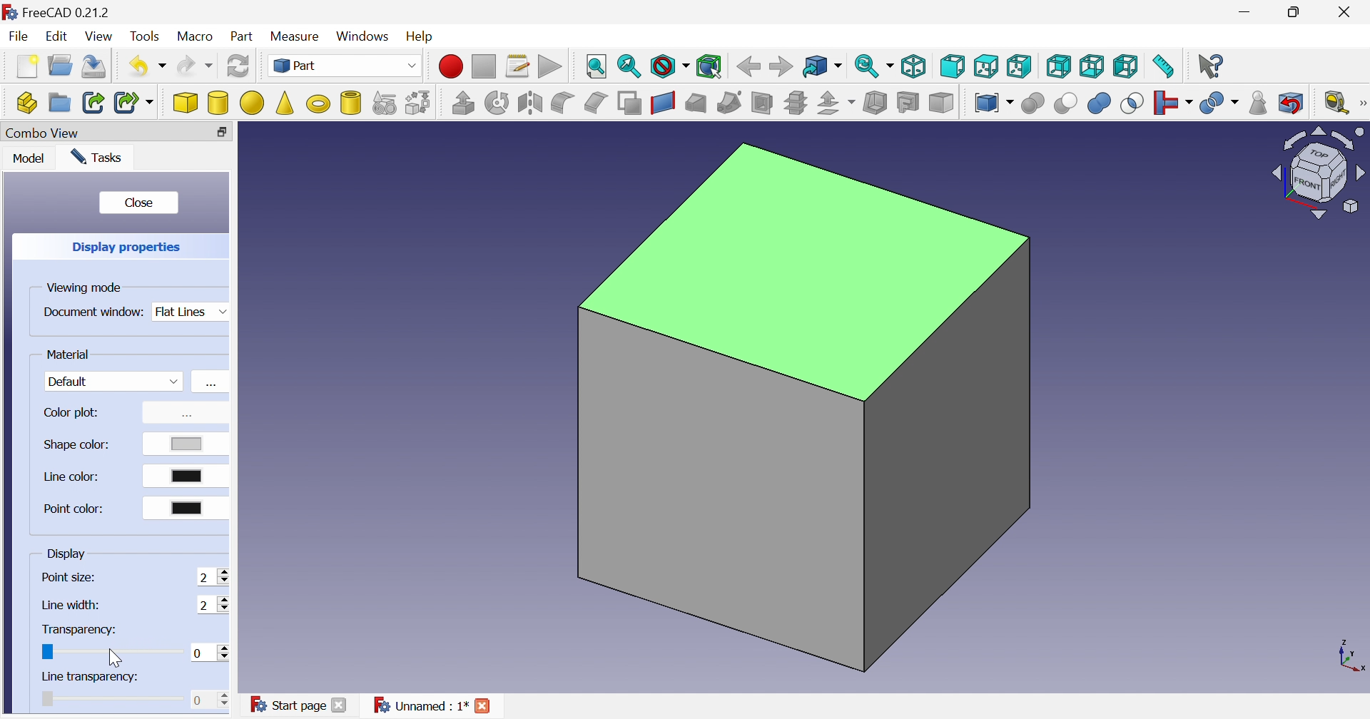 Image resolution: width=1370 pixels, height=719 pixels. Describe the element at coordinates (985, 66) in the screenshot. I see `Top` at that location.